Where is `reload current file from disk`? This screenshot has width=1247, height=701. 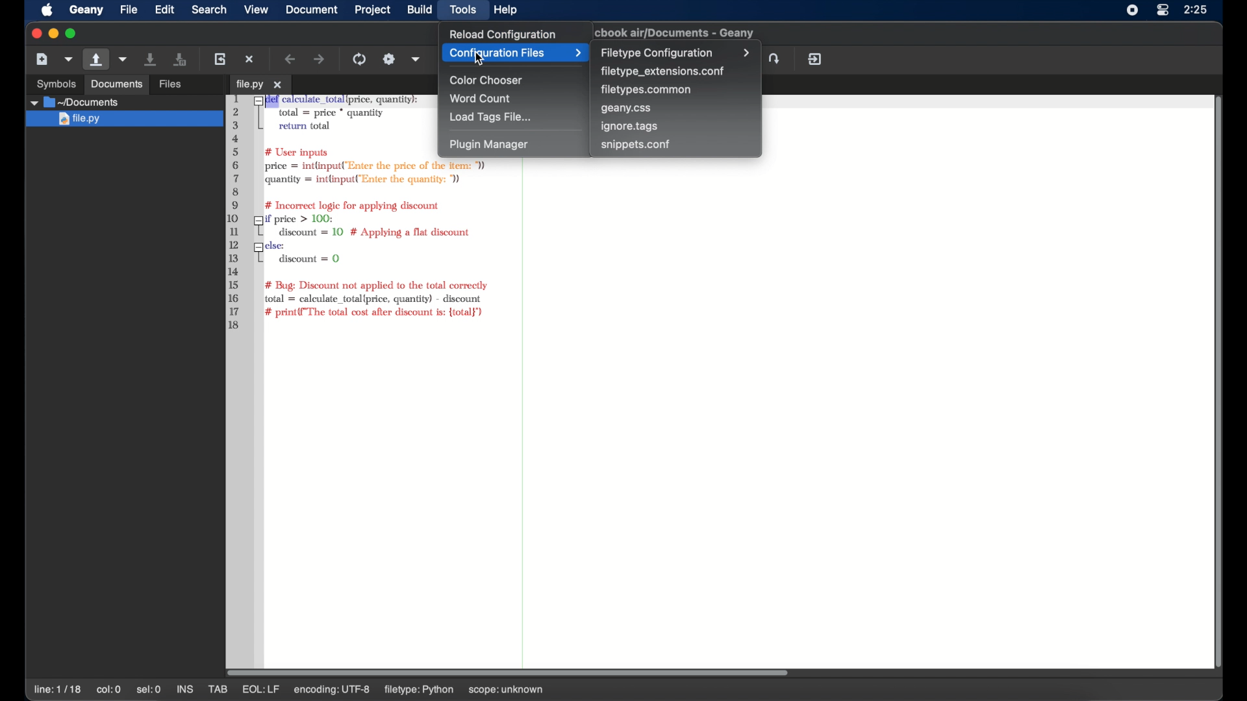
reload current file from disk is located at coordinates (220, 58).